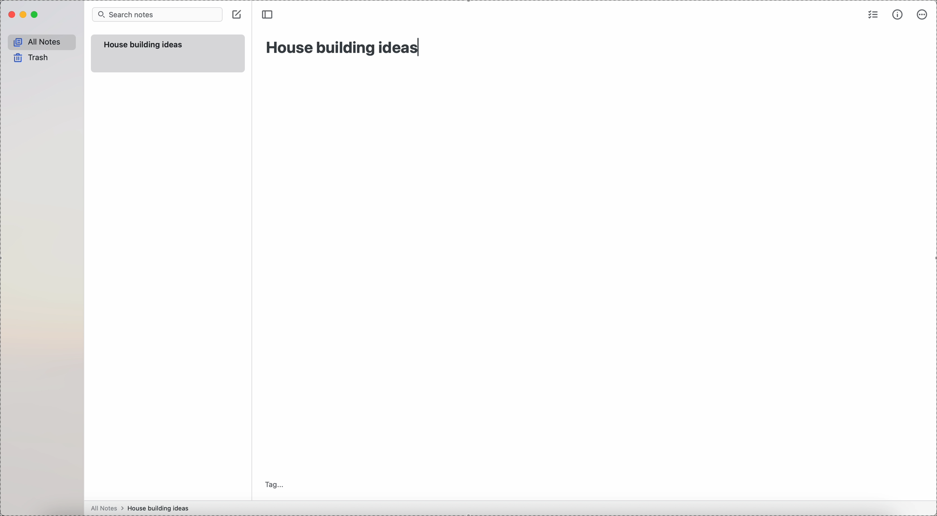 This screenshot has height=516, width=937. Describe the element at coordinates (30, 58) in the screenshot. I see `trash` at that location.